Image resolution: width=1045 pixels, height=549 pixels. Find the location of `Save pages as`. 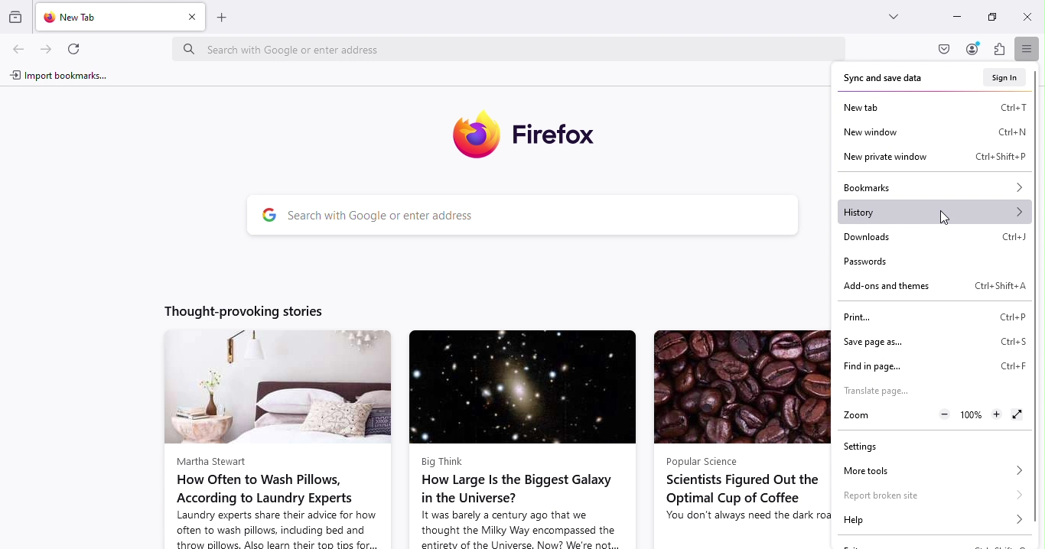

Save pages as is located at coordinates (934, 342).